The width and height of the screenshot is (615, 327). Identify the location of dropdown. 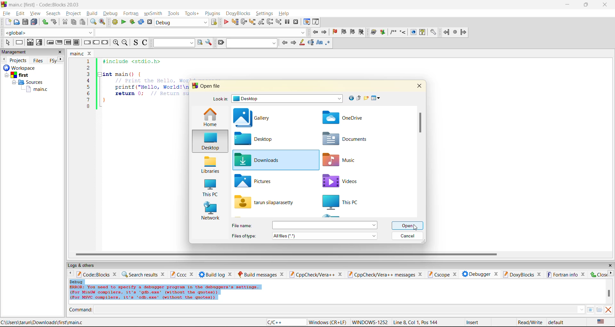
(200, 32).